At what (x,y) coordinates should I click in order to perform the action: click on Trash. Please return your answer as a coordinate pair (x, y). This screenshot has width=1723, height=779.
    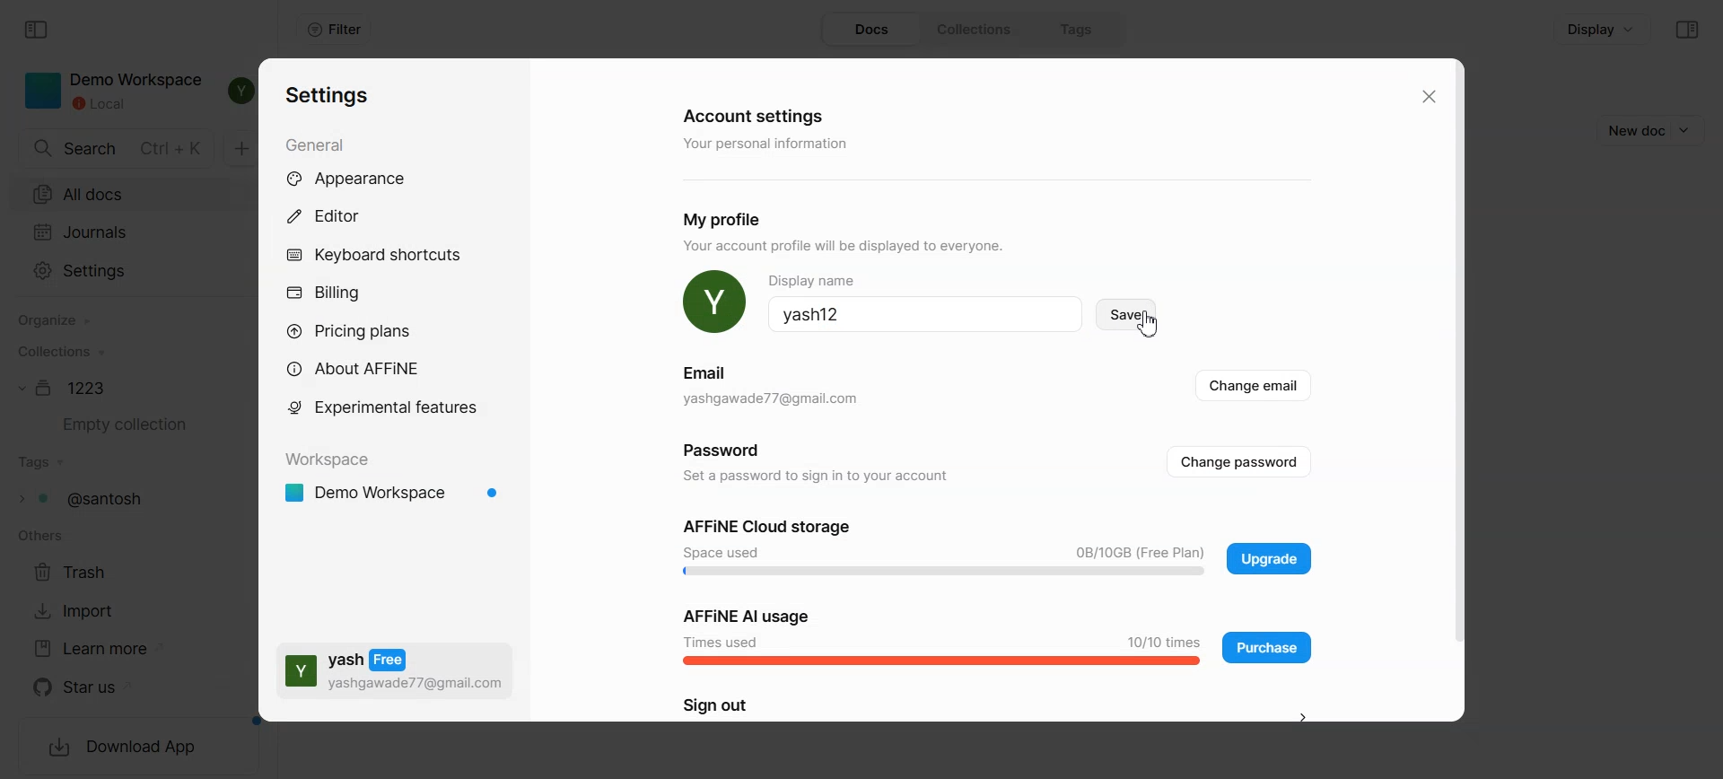
    Looking at the image, I should click on (81, 571).